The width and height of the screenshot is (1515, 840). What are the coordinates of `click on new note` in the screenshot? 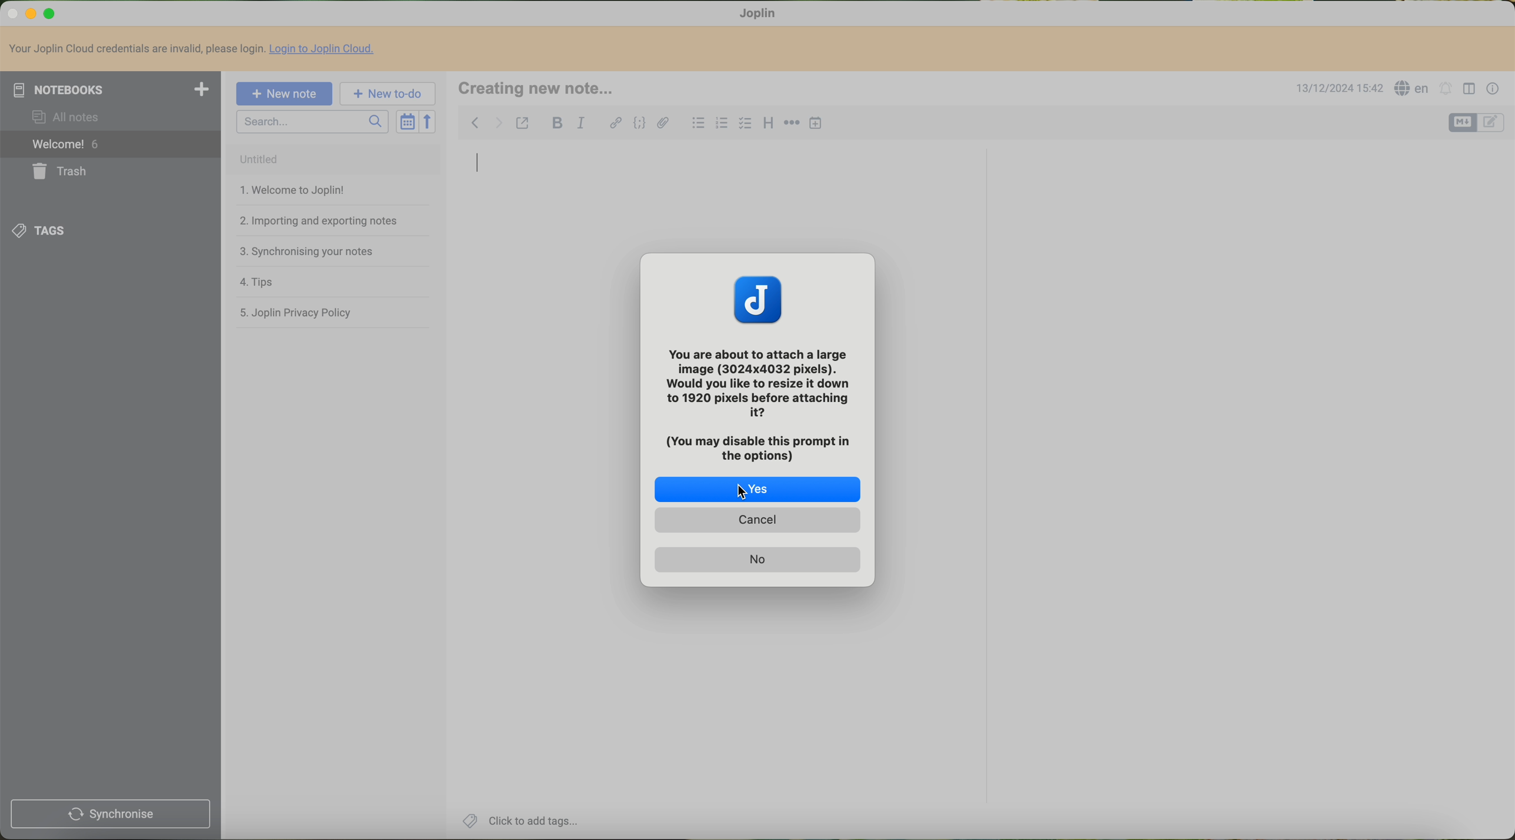 It's located at (285, 93).